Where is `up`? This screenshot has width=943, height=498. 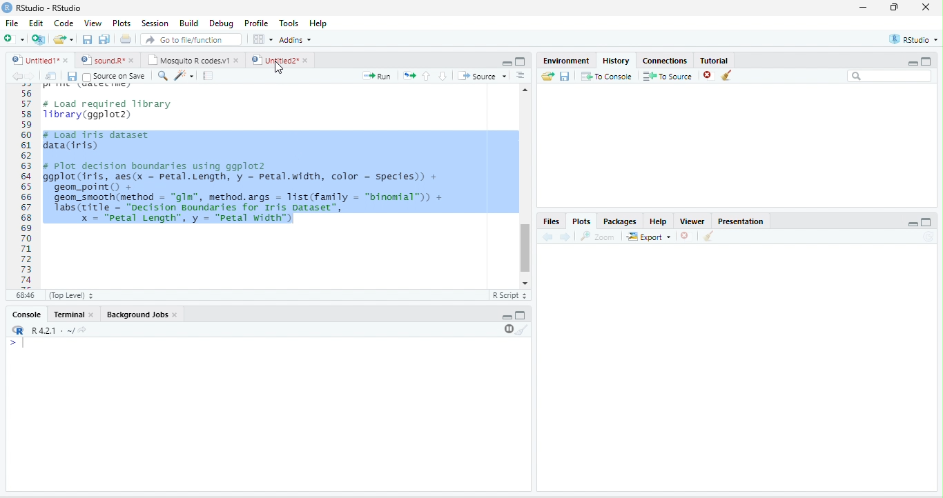
up is located at coordinates (427, 76).